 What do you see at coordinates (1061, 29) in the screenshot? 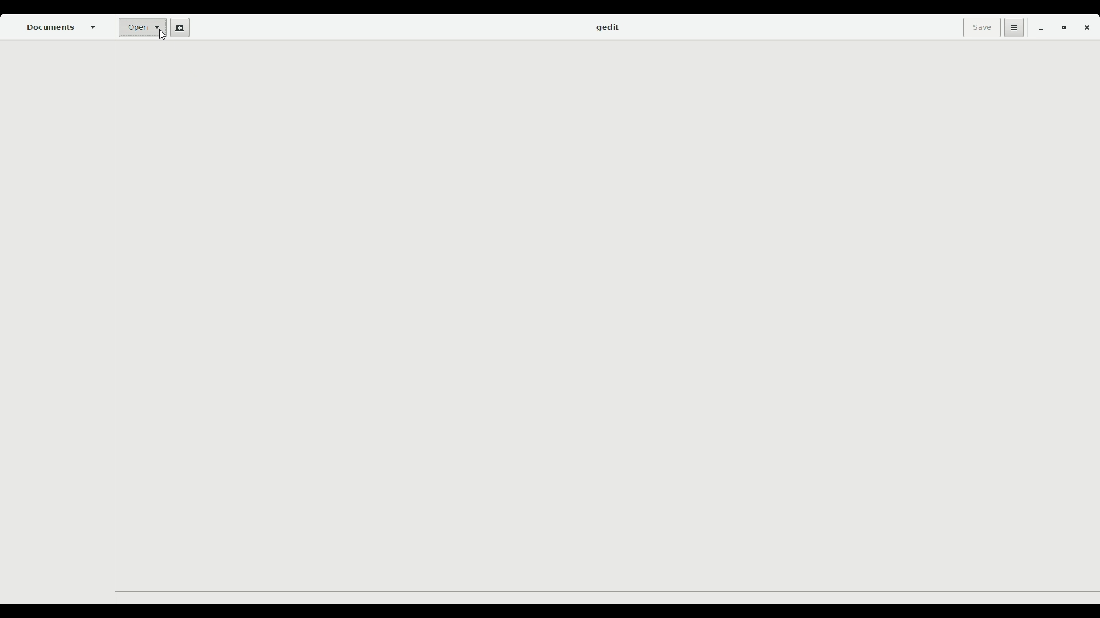
I see `Restore` at bounding box center [1061, 29].